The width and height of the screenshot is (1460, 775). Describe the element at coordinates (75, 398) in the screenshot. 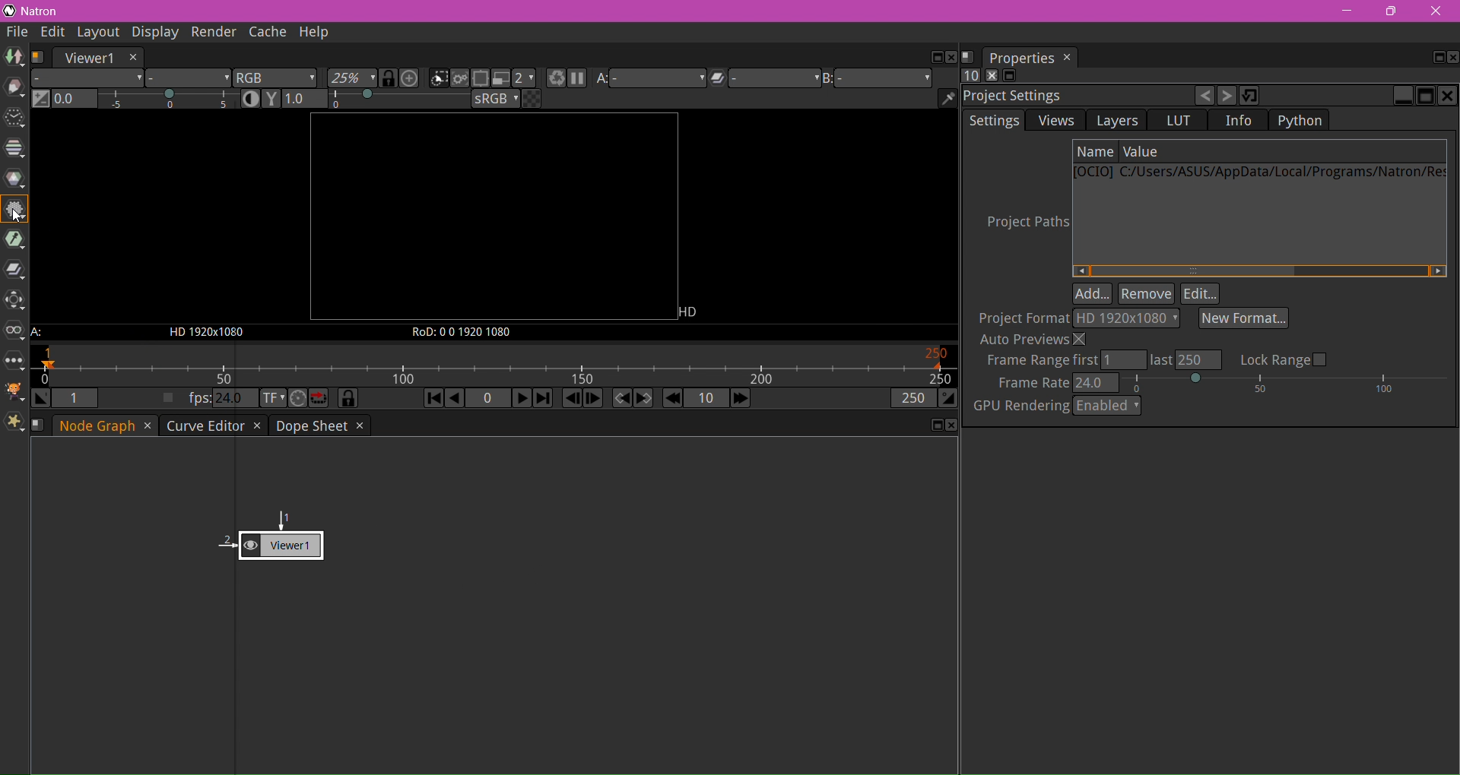

I see `The playback in point` at that location.